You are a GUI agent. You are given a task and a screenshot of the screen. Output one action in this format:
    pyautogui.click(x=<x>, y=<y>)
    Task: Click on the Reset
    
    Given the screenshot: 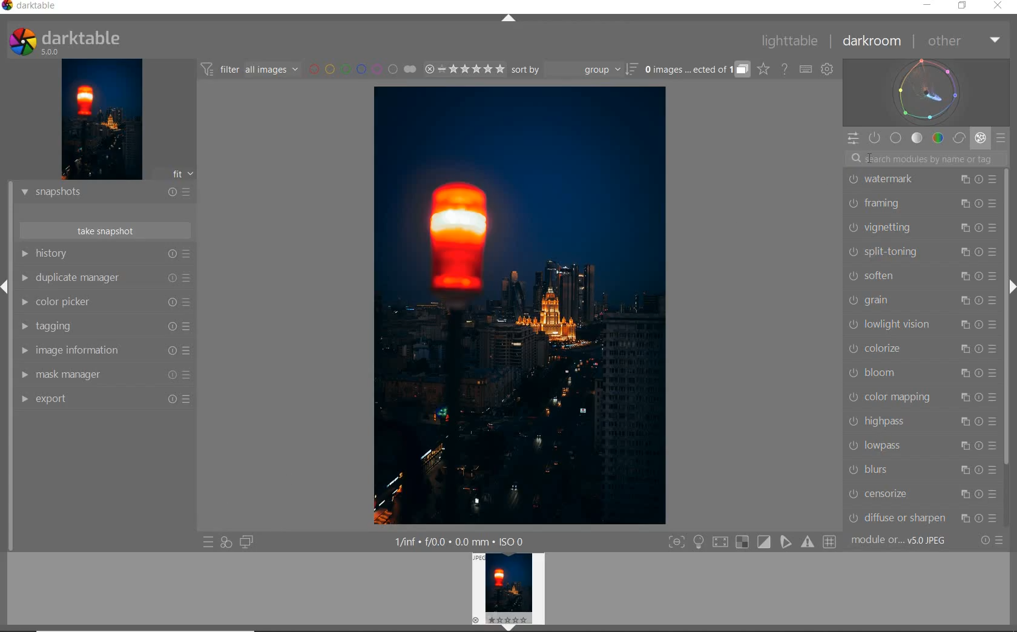 What is the action you would take?
    pyautogui.click(x=170, y=303)
    